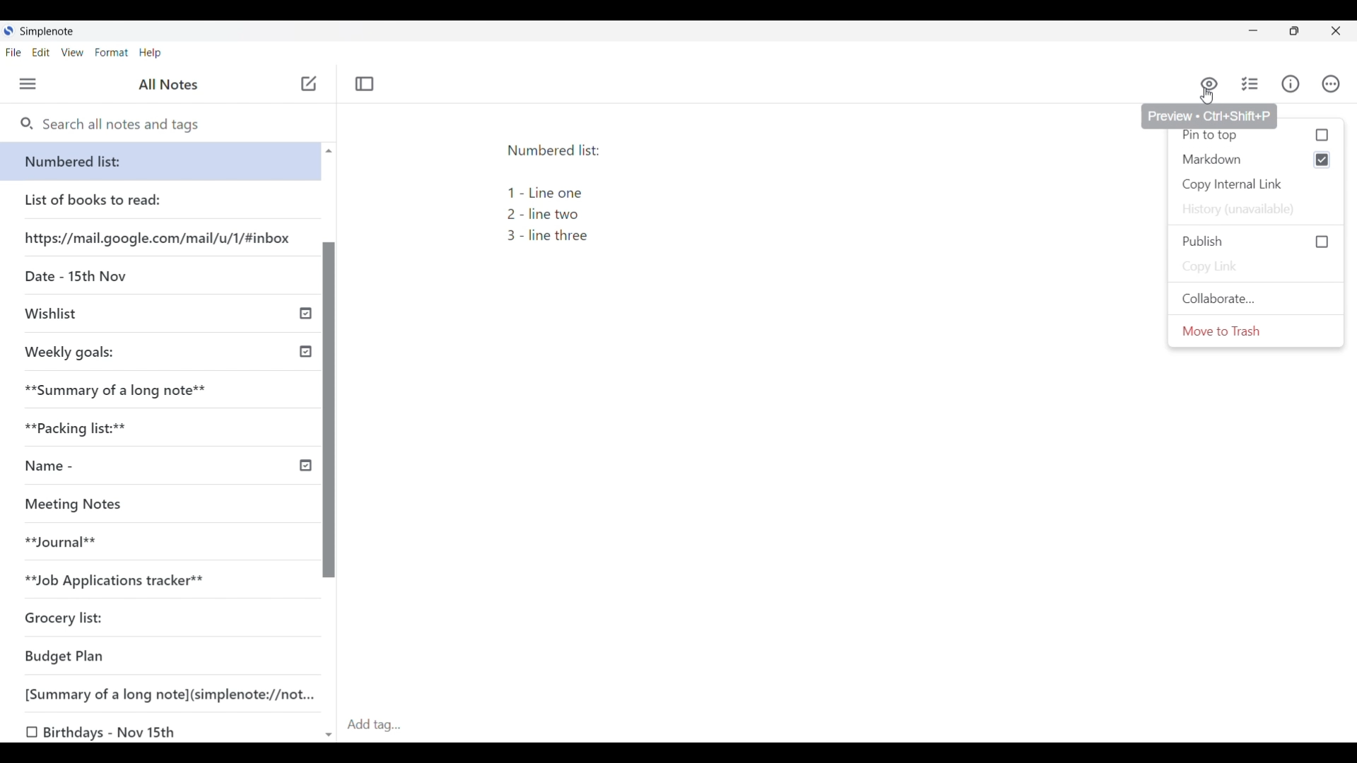 Image resolution: width=1357 pixels, height=763 pixels. I want to click on File menu, so click(13, 52).